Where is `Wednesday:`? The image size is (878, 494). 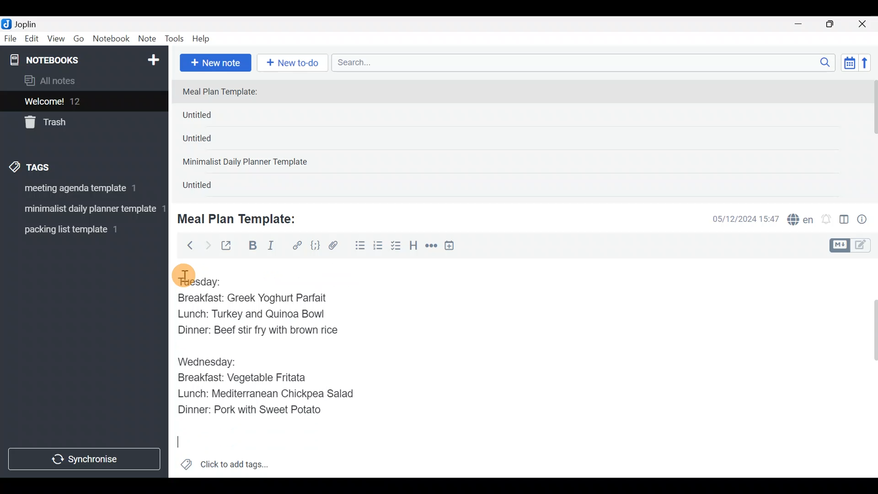 Wednesday: is located at coordinates (206, 361).